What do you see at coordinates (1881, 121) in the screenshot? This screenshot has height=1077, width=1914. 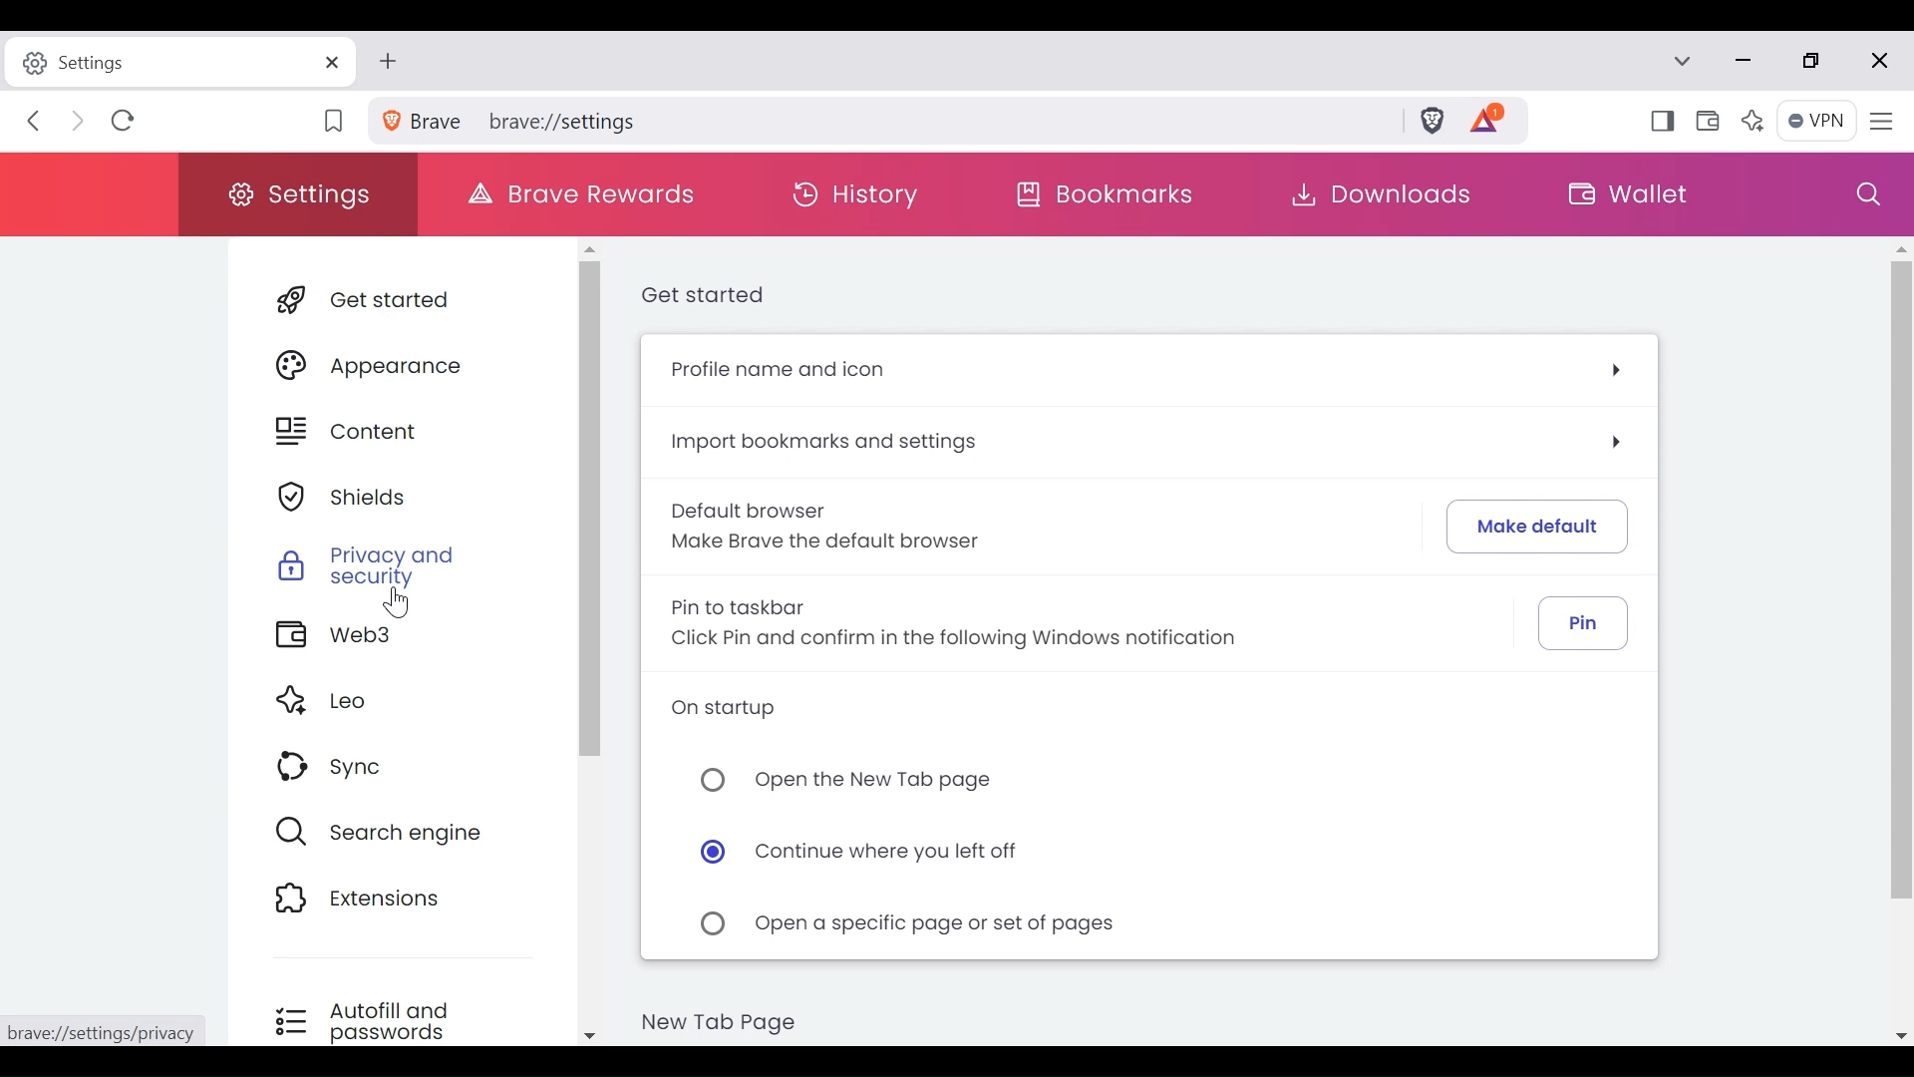 I see `Customize and Control` at bounding box center [1881, 121].